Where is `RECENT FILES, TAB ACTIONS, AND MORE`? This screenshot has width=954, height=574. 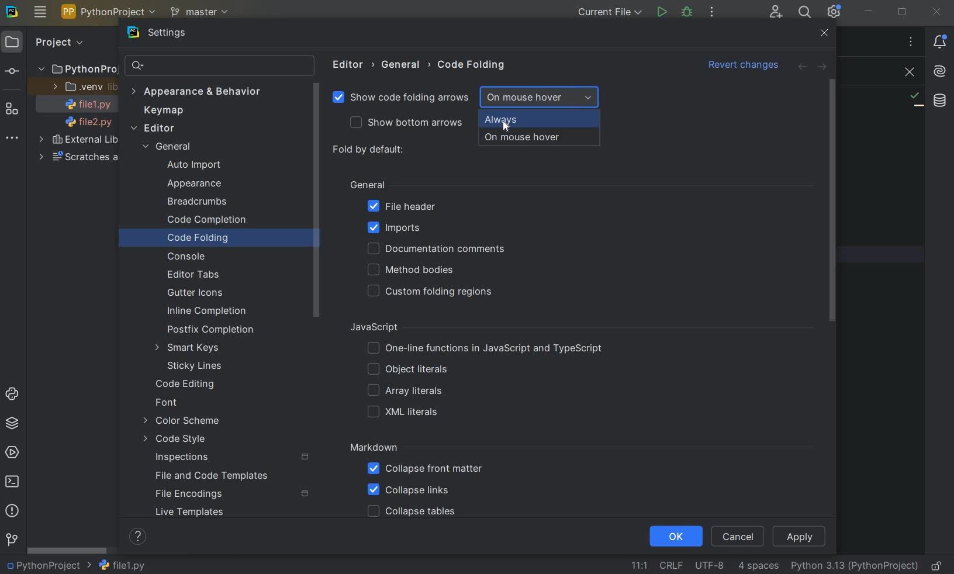 RECENT FILES, TAB ACTIONS, AND MORE is located at coordinates (910, 42).